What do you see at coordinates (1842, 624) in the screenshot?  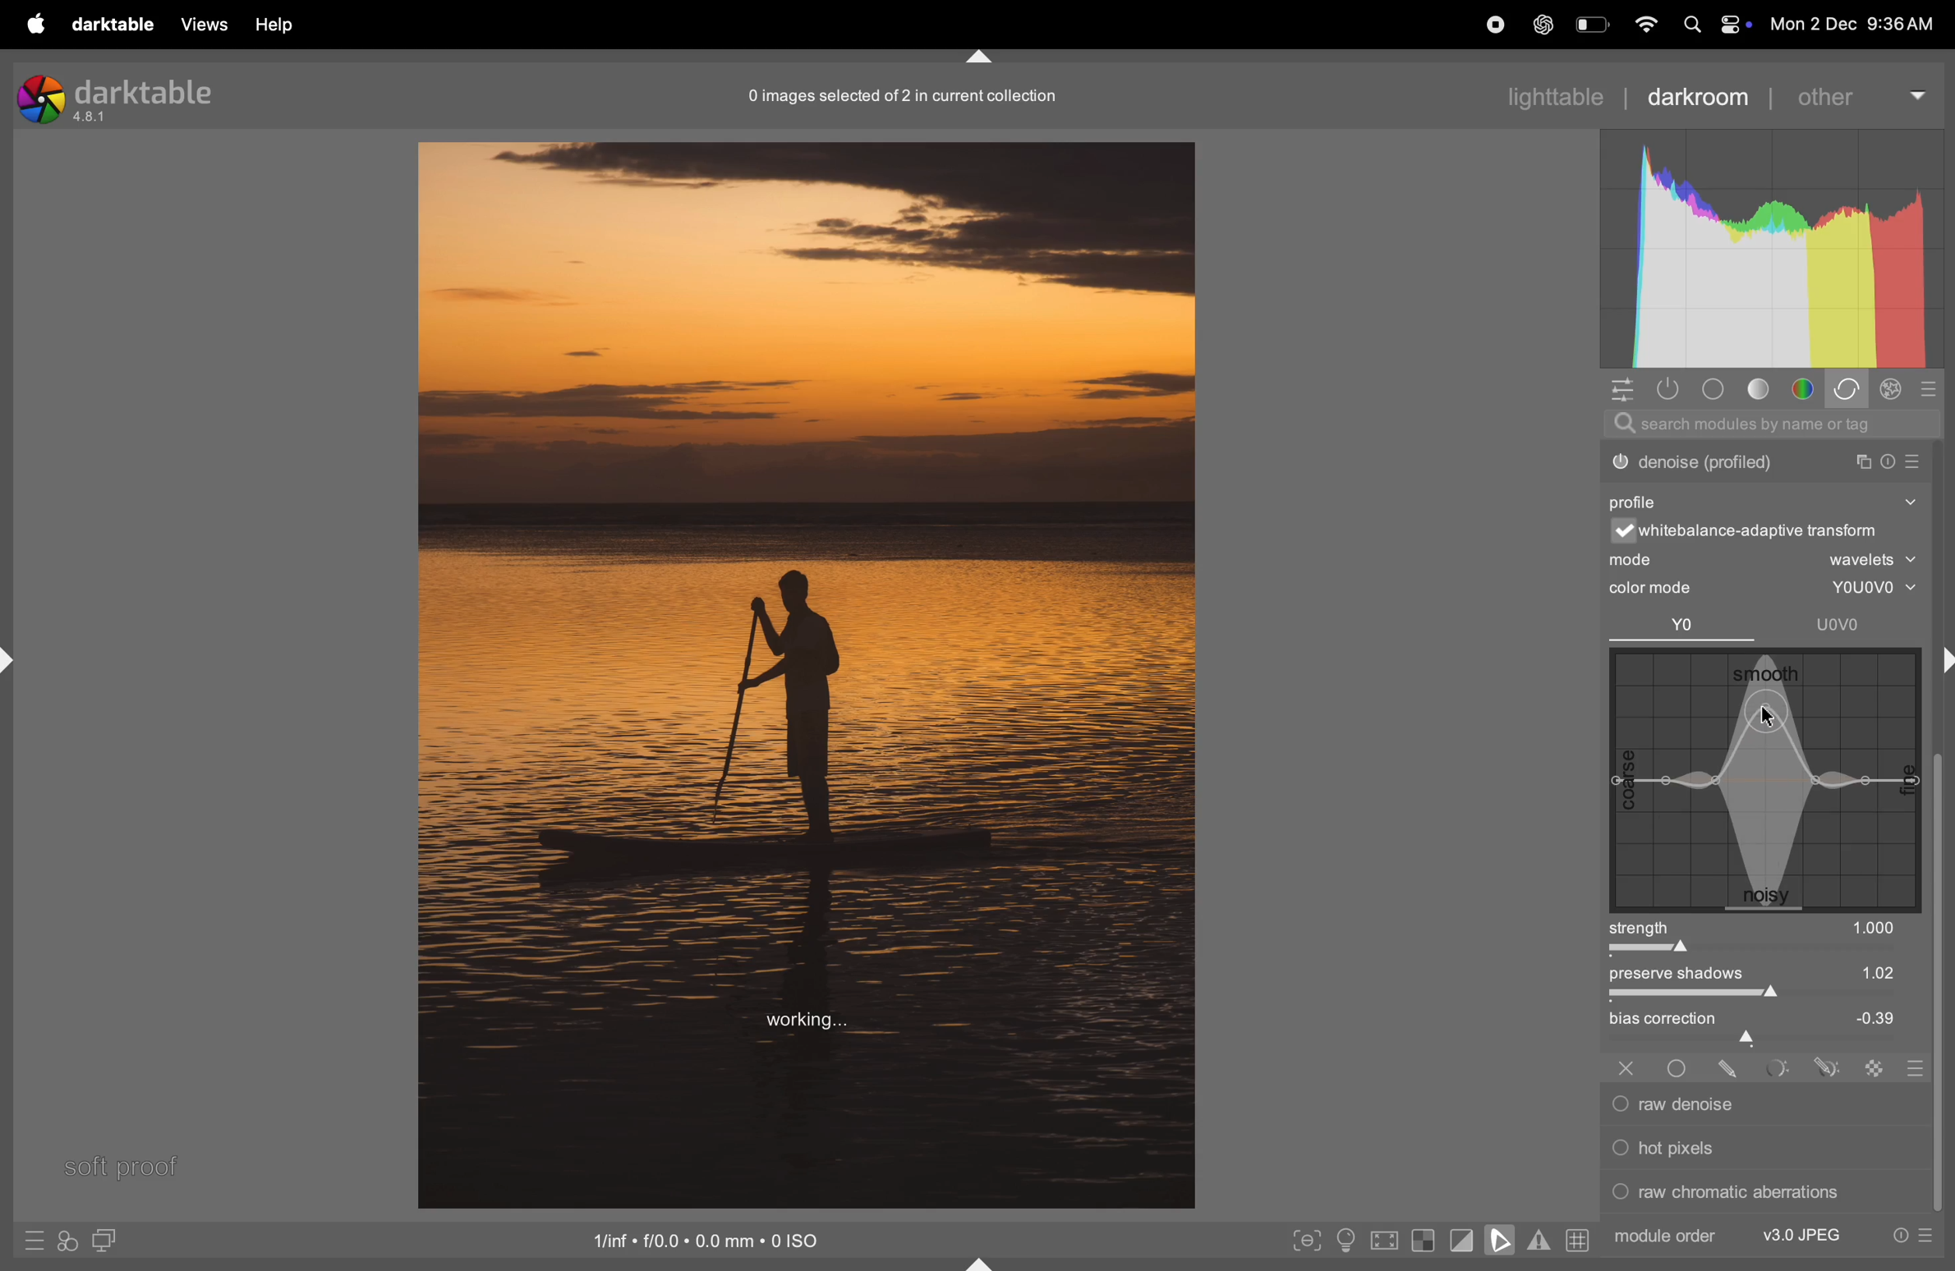 I see `UOvo` at bounding box center [1842, 624].